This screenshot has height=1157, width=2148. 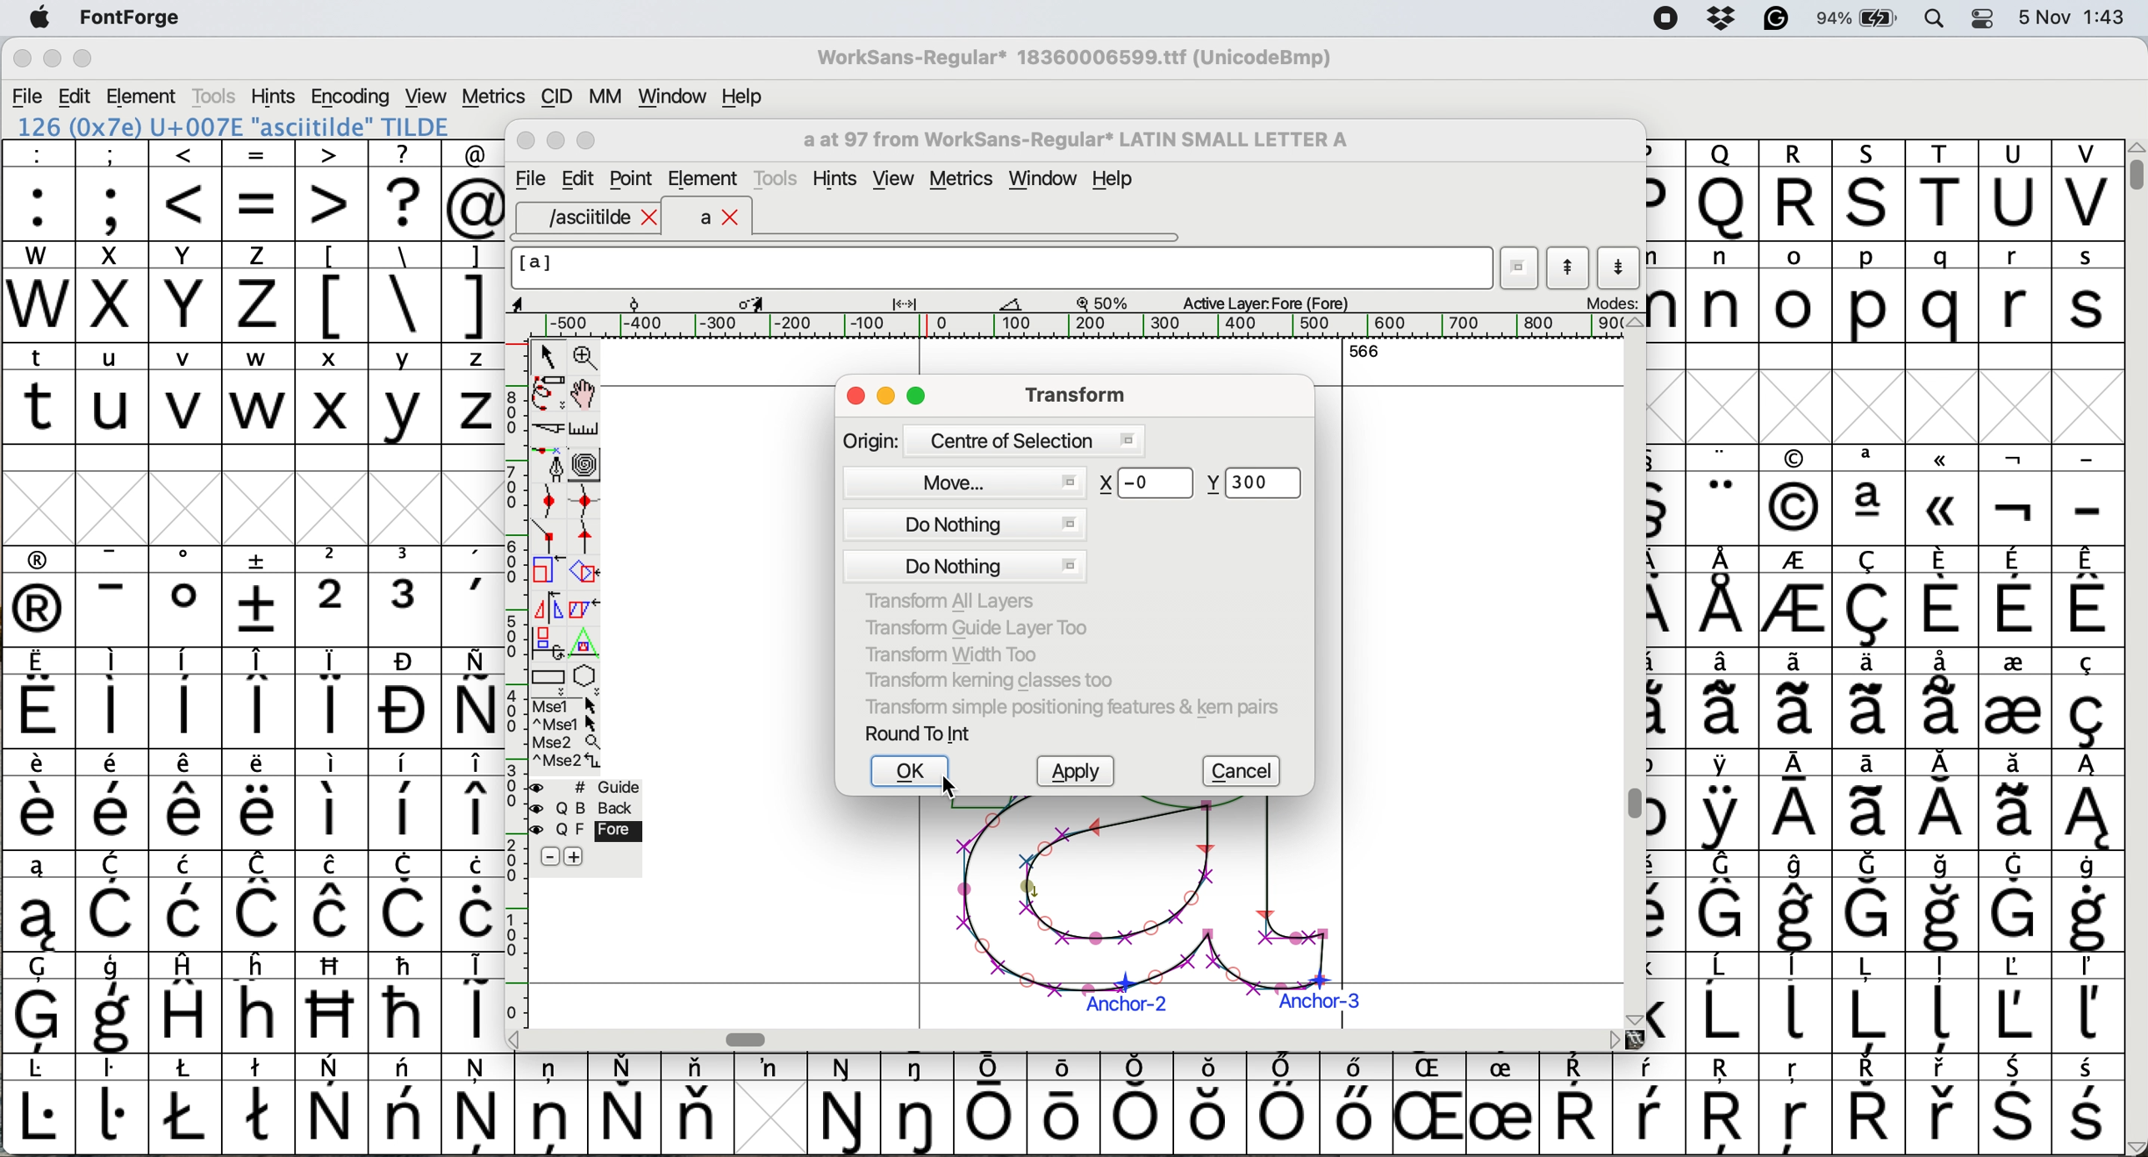 I want to click on symbol, so click(x=1868, y=1002).